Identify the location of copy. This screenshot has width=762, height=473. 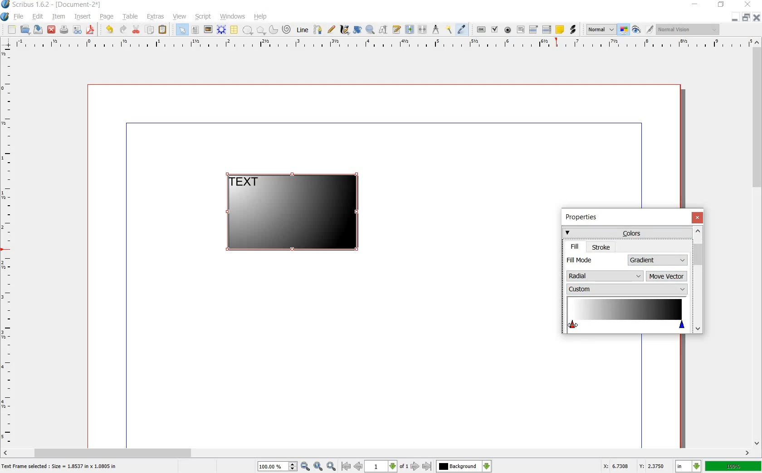
(150, 30).